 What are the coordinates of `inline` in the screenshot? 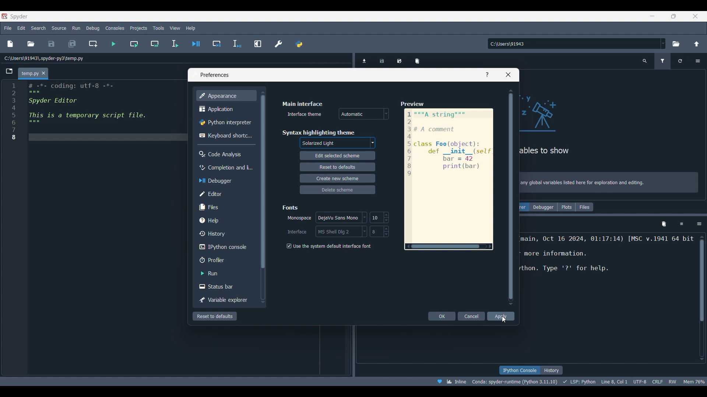 It's located at (450, 381).